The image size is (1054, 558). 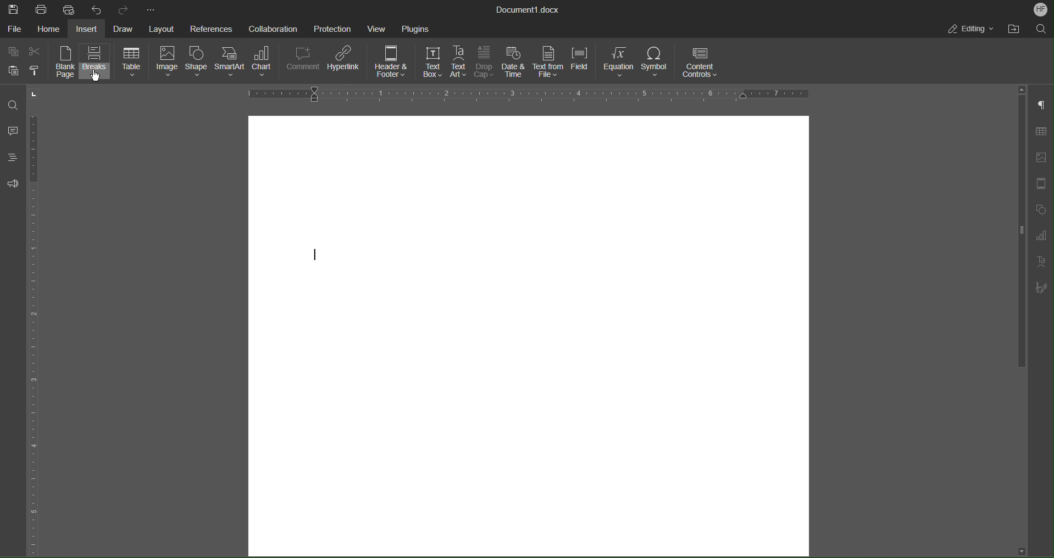 I want to click on Find, so click(x=13, y=106).